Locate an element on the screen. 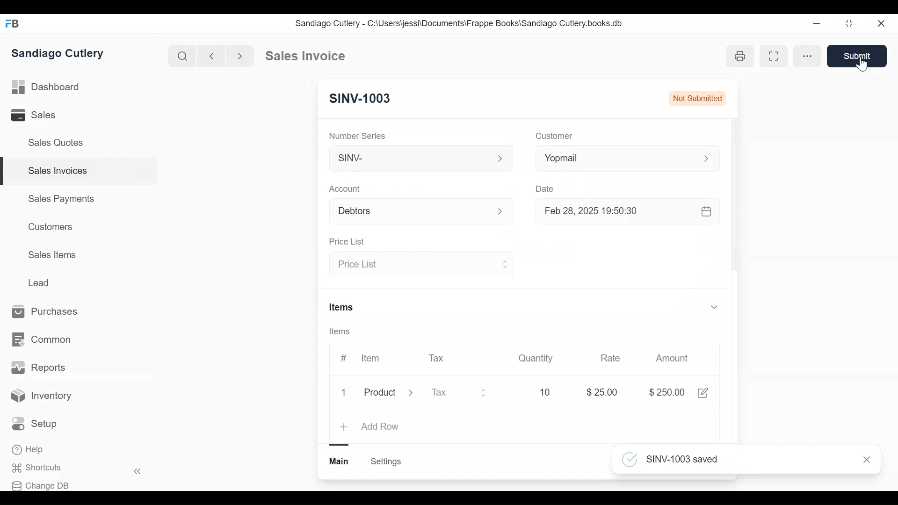  Inventory is located at coordinates (41, 397).